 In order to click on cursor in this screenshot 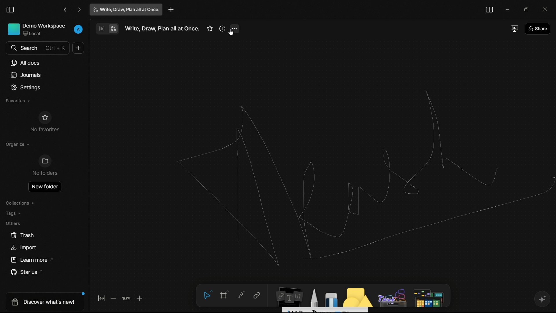, I will do `click(233, 33)`.